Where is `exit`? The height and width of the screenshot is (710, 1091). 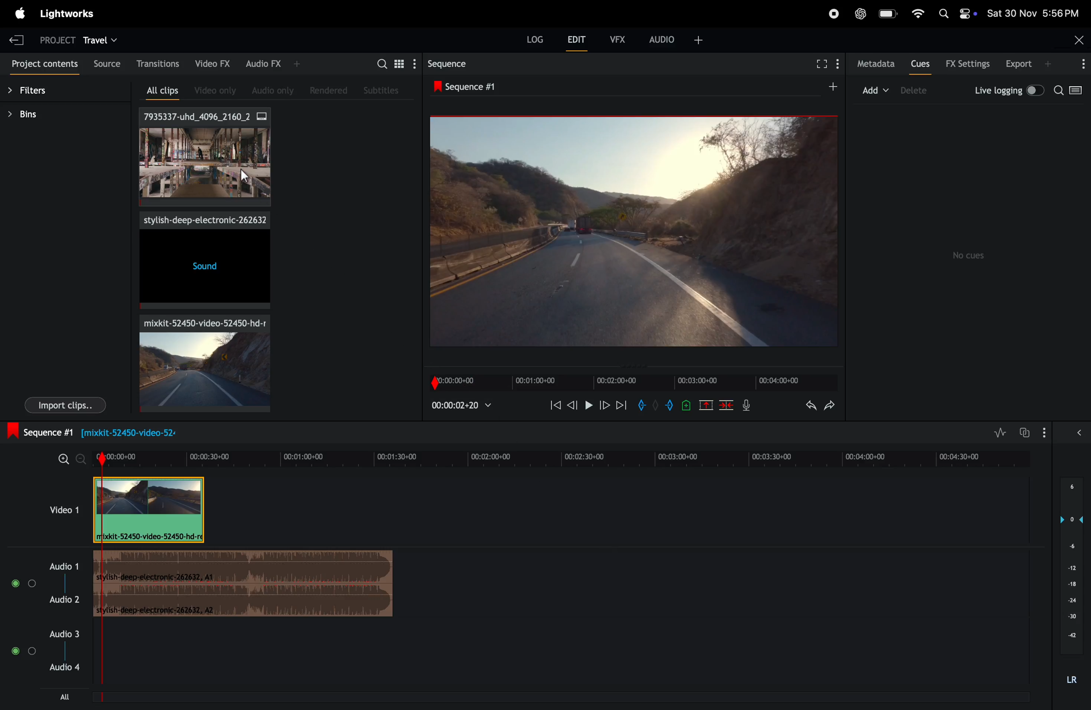
exit is located at coordinates (17, 40).